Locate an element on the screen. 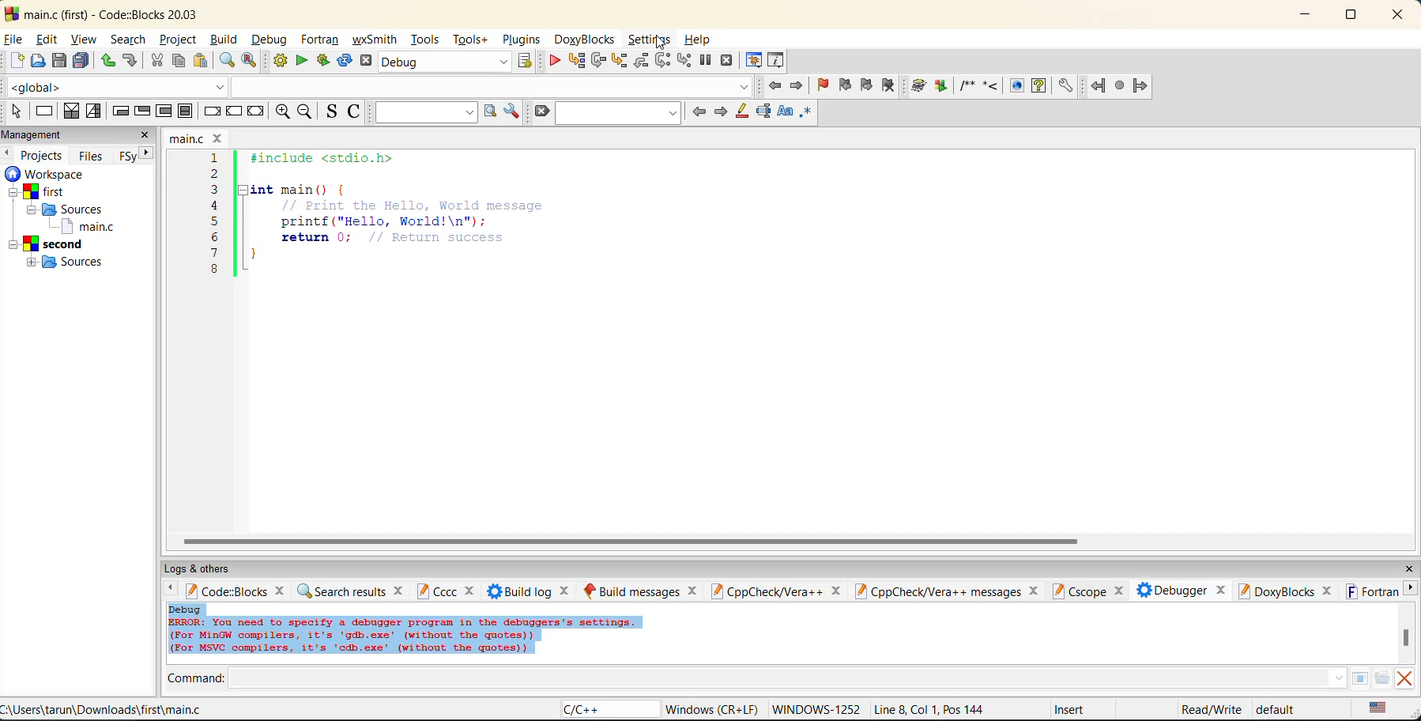  next is located at coordinates (723, 112).